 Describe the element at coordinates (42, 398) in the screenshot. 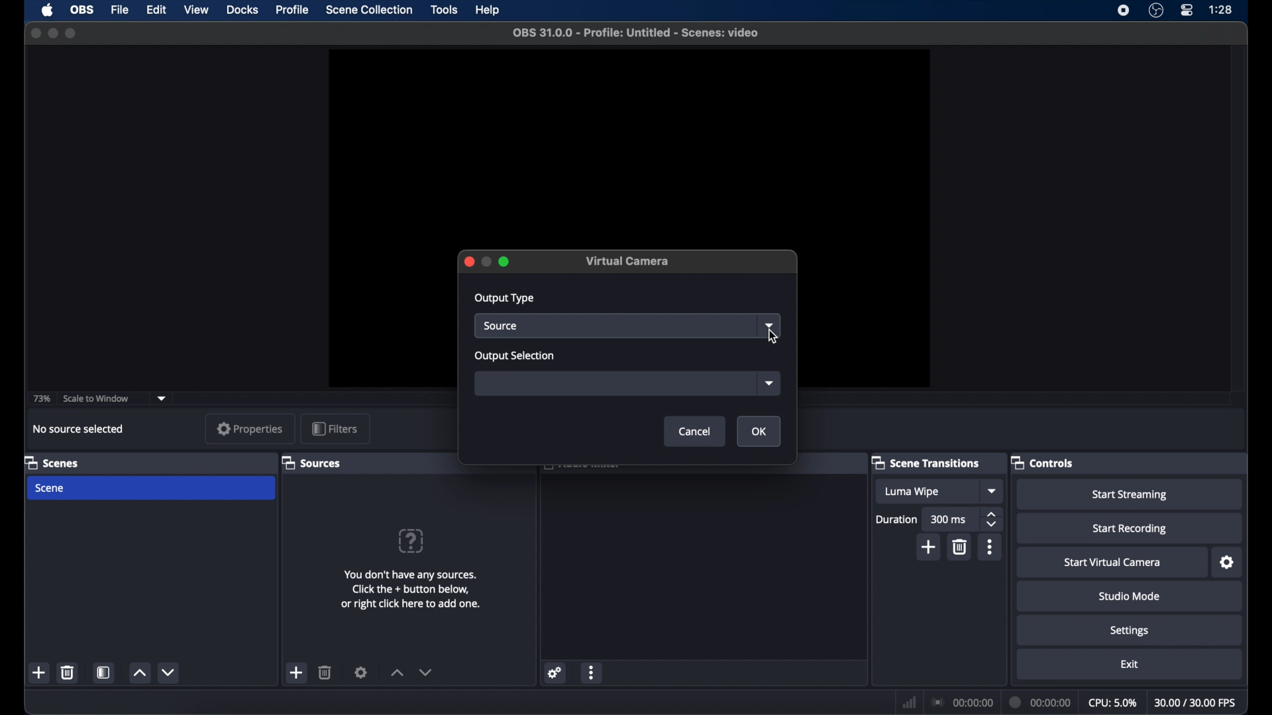

I see `73%` at that location.